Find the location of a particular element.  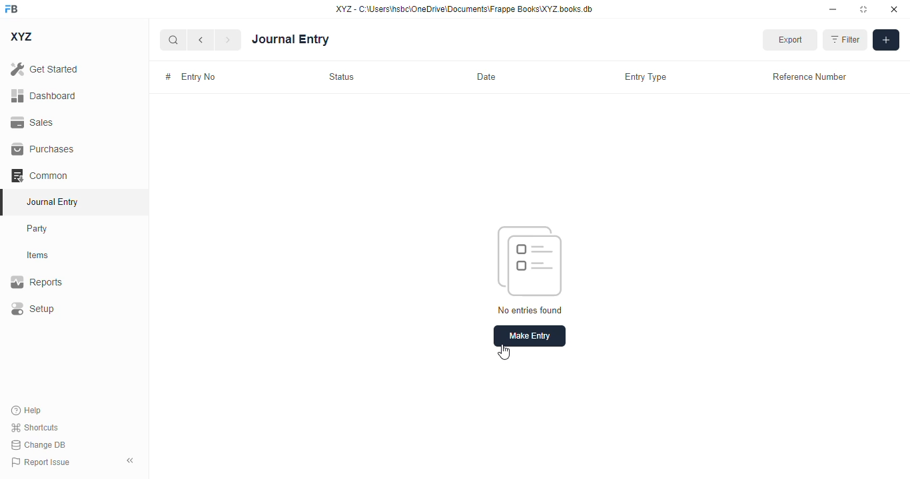

party is located at coordinates (37, 229).